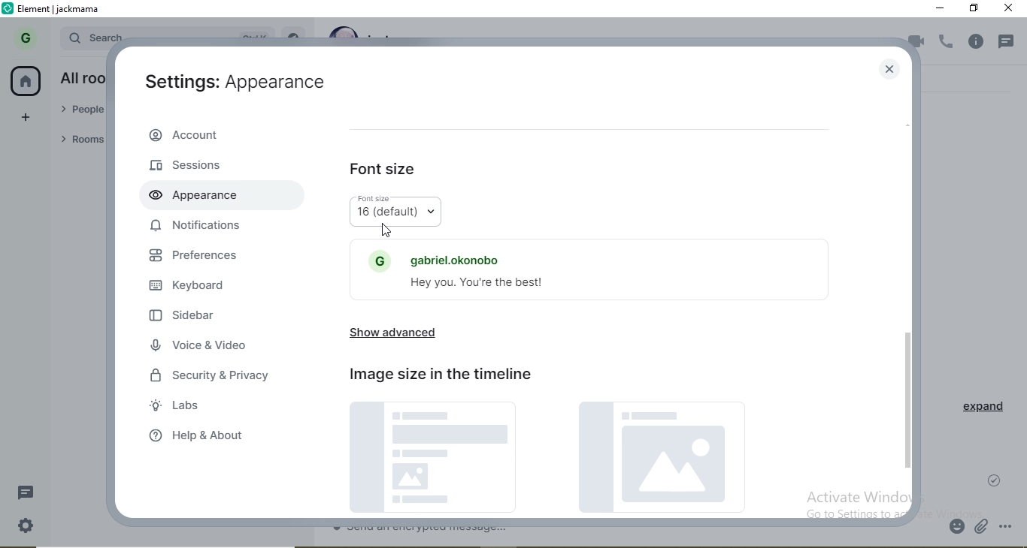  I want to click on security & privacy, so click(215, 372).